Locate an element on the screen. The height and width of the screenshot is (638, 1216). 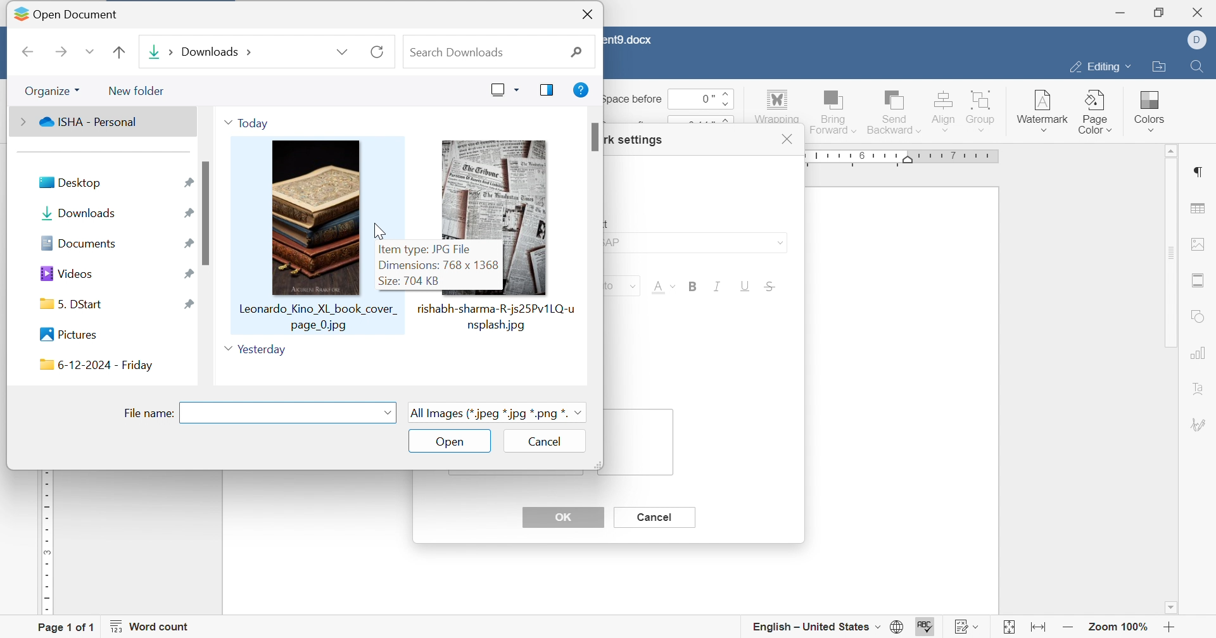
videos is located at coordinates (68, 274).